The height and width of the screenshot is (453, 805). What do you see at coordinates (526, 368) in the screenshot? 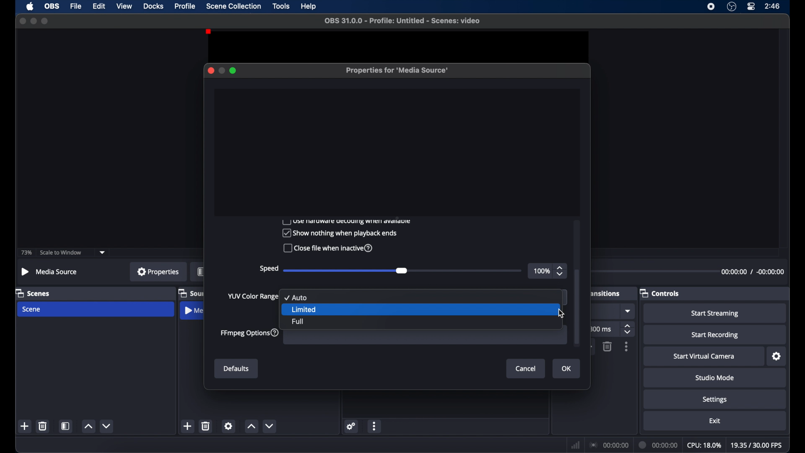
I see `cancel` at bounding box center [526, 368].